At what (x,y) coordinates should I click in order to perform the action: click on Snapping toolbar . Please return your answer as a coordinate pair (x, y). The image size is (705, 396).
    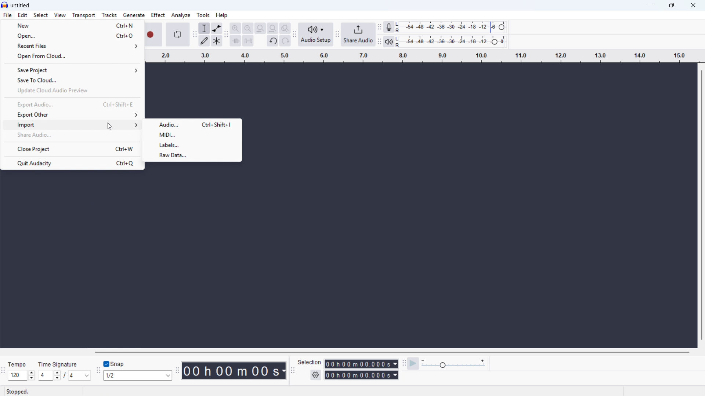
    Looking at the image, I should click on (98, 371).